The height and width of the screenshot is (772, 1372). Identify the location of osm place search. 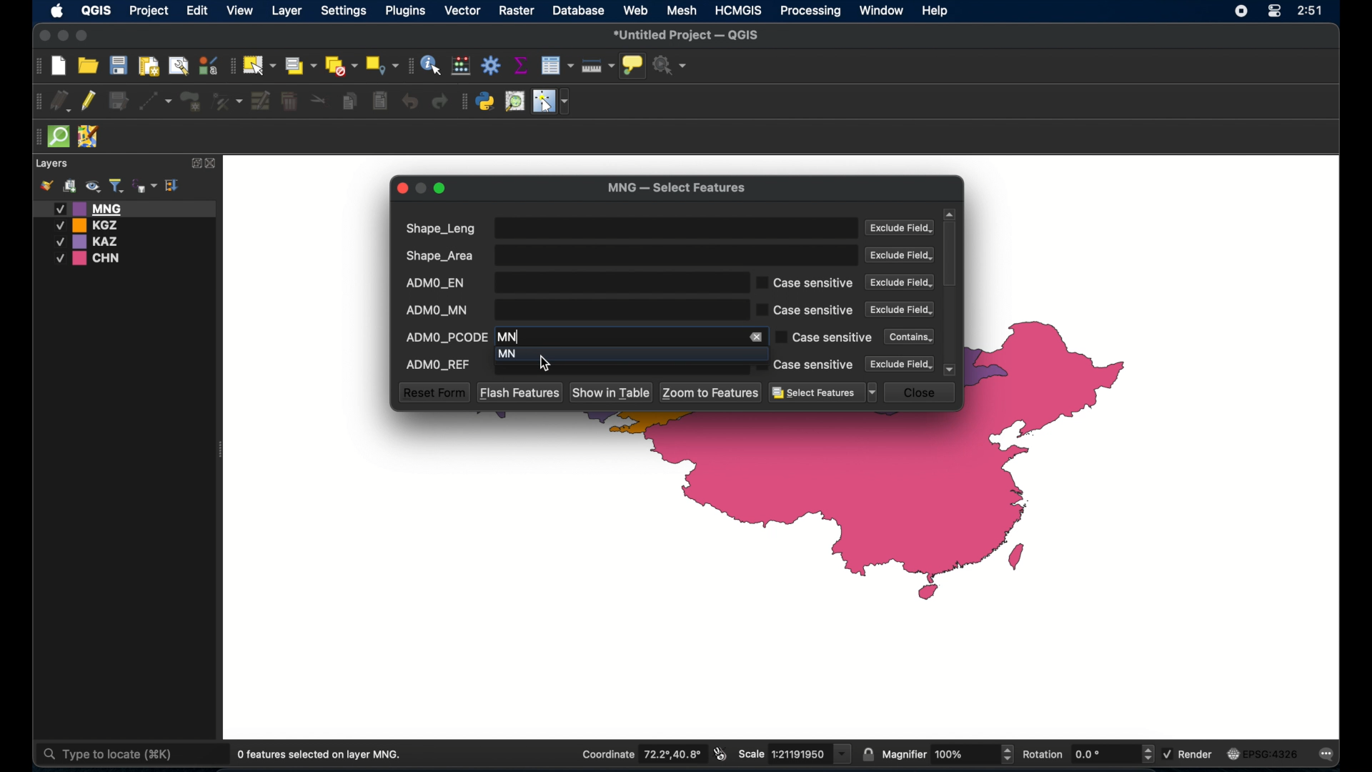
(514, 102).